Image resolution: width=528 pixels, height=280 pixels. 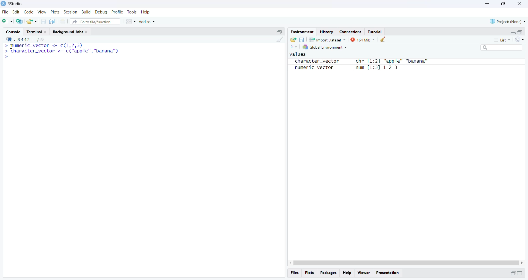 What do you see at coordinates (101, 12) in the screenshot?
I see `Debug` at bounding box center [101, 12].